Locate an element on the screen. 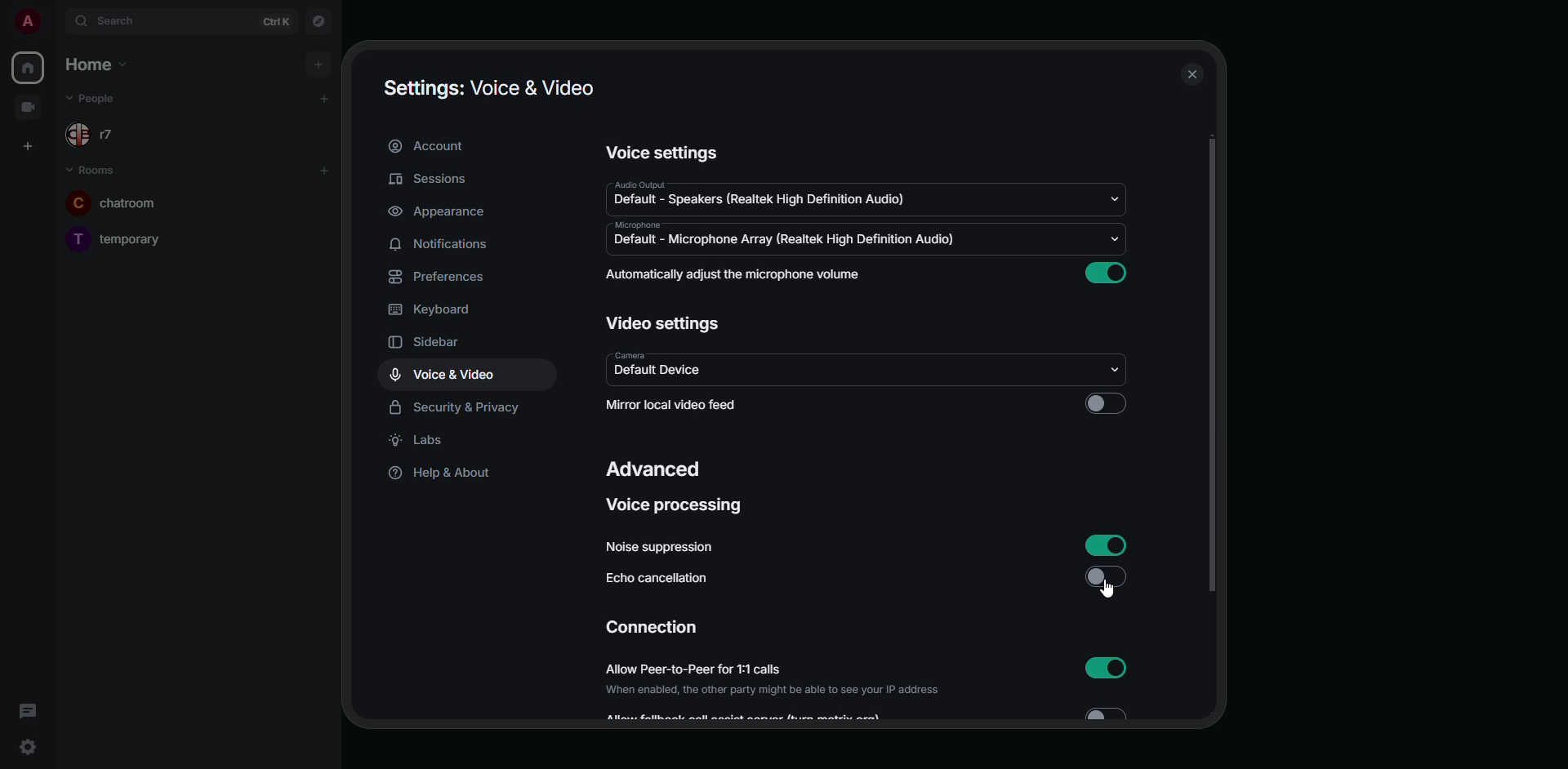  home is located at coordinates (28, 68).